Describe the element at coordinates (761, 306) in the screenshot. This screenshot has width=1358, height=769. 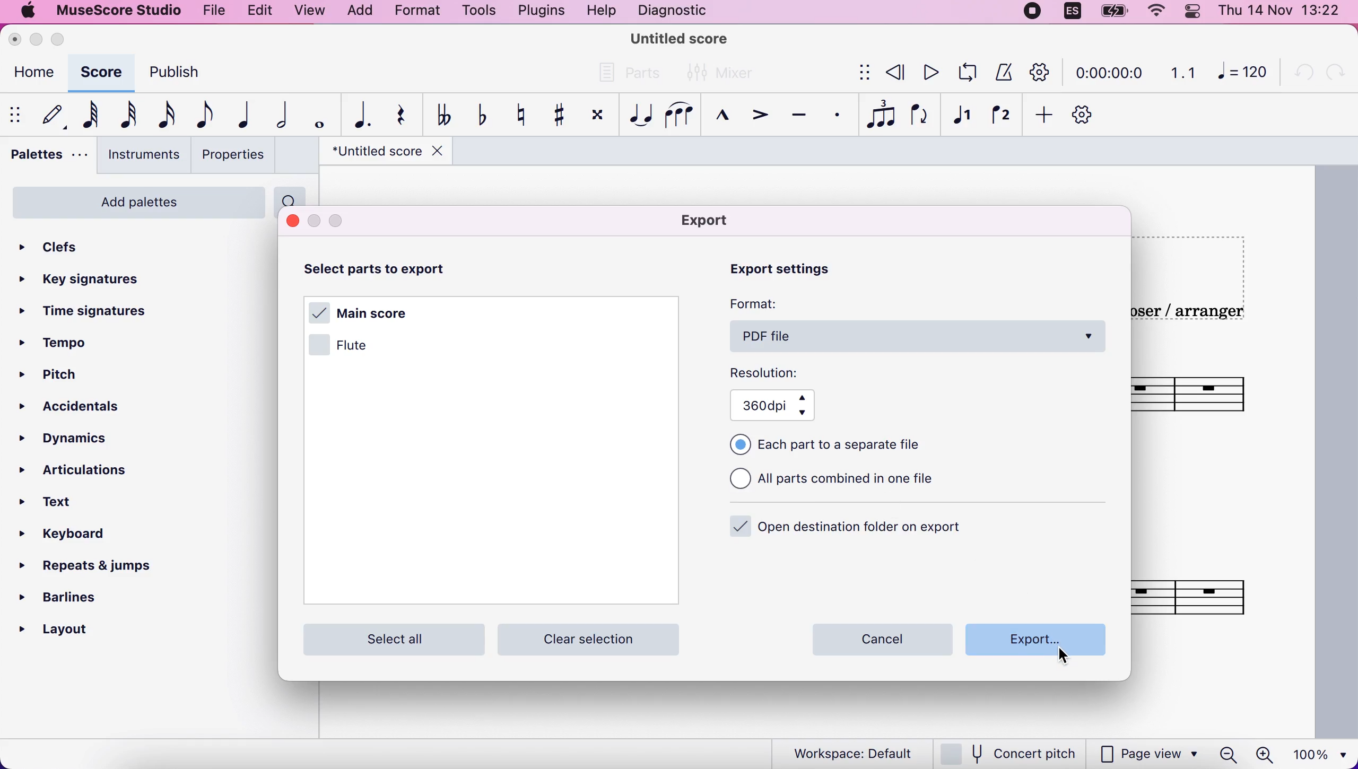
I see `format` at that location.